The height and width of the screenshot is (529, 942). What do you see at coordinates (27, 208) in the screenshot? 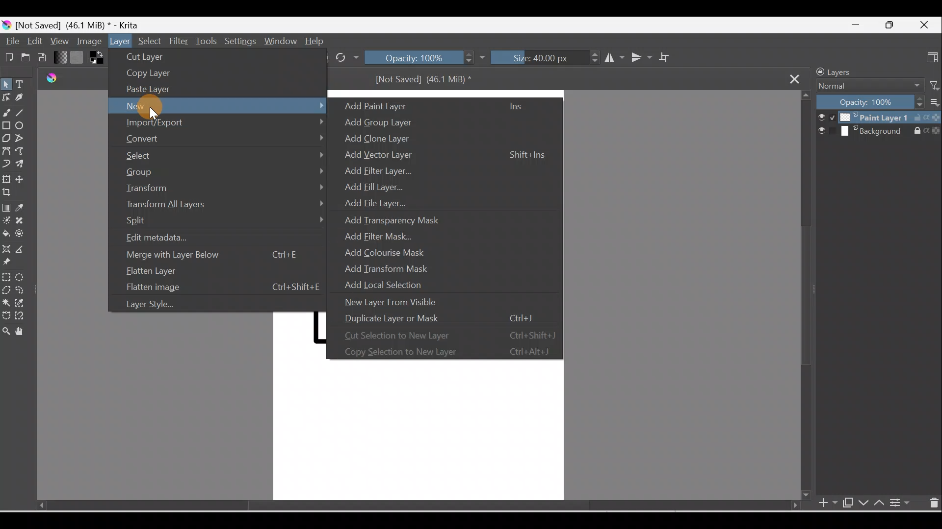
I see `Sample a colour from the image/current layer` at bounding box center [27, 208].